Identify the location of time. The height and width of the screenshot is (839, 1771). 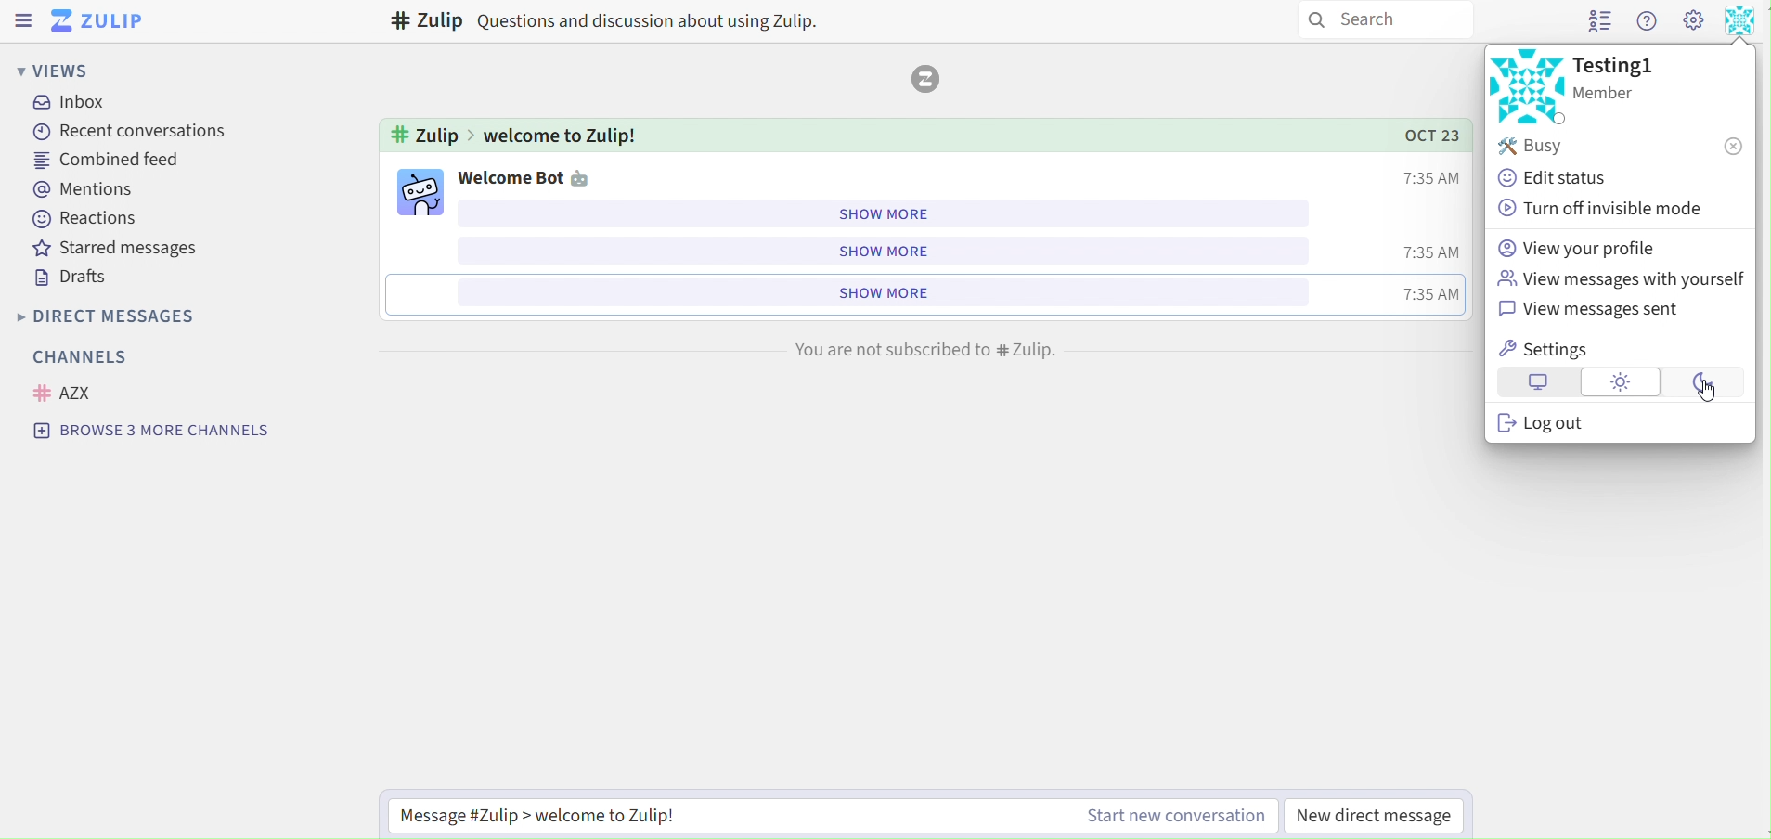
(1428, 253).